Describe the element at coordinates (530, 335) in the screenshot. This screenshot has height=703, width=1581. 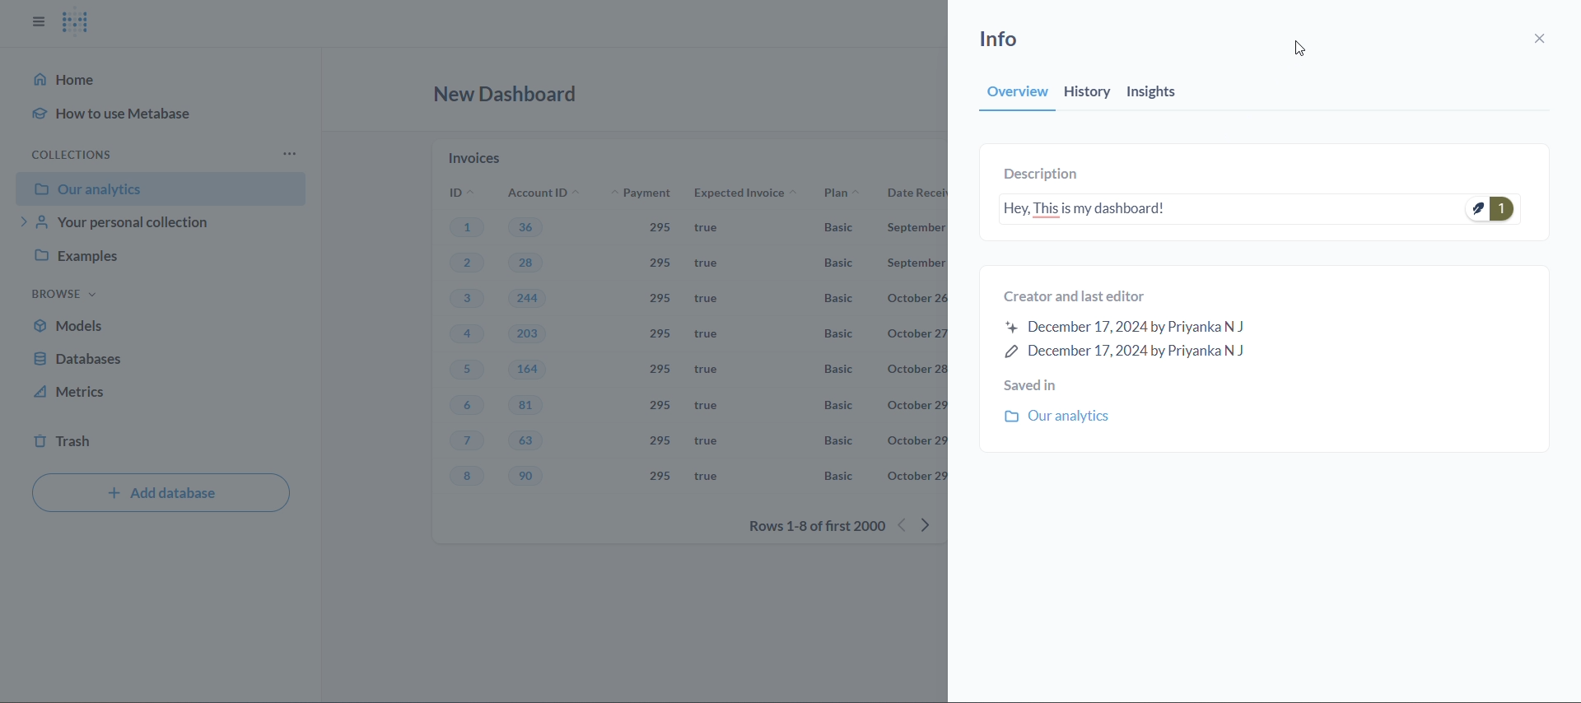
I see `203` at that location.